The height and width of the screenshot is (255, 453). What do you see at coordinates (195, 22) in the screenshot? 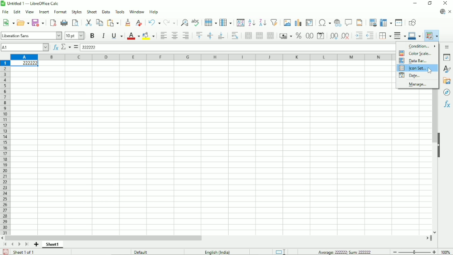
I see `Spell check` at bounding box center [195, 22].